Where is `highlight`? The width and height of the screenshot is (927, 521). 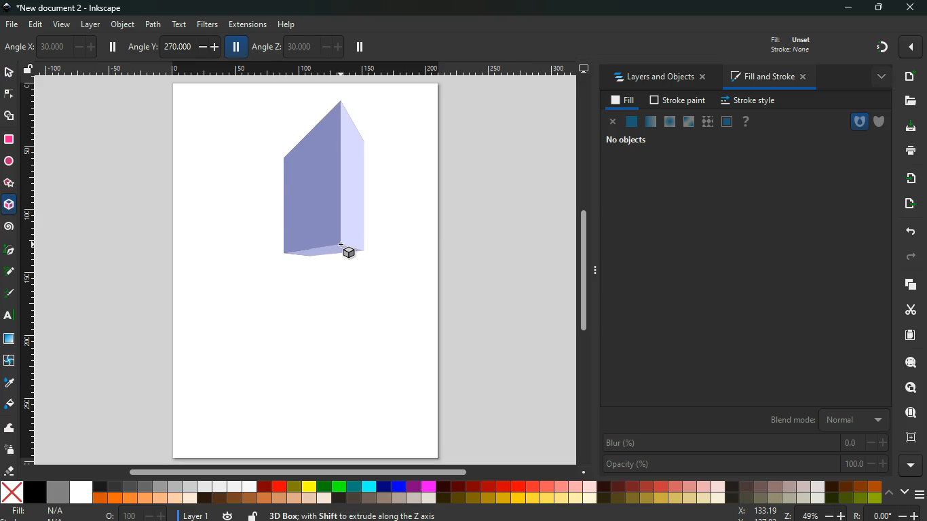 highlight is located at coordinates (10, 294).